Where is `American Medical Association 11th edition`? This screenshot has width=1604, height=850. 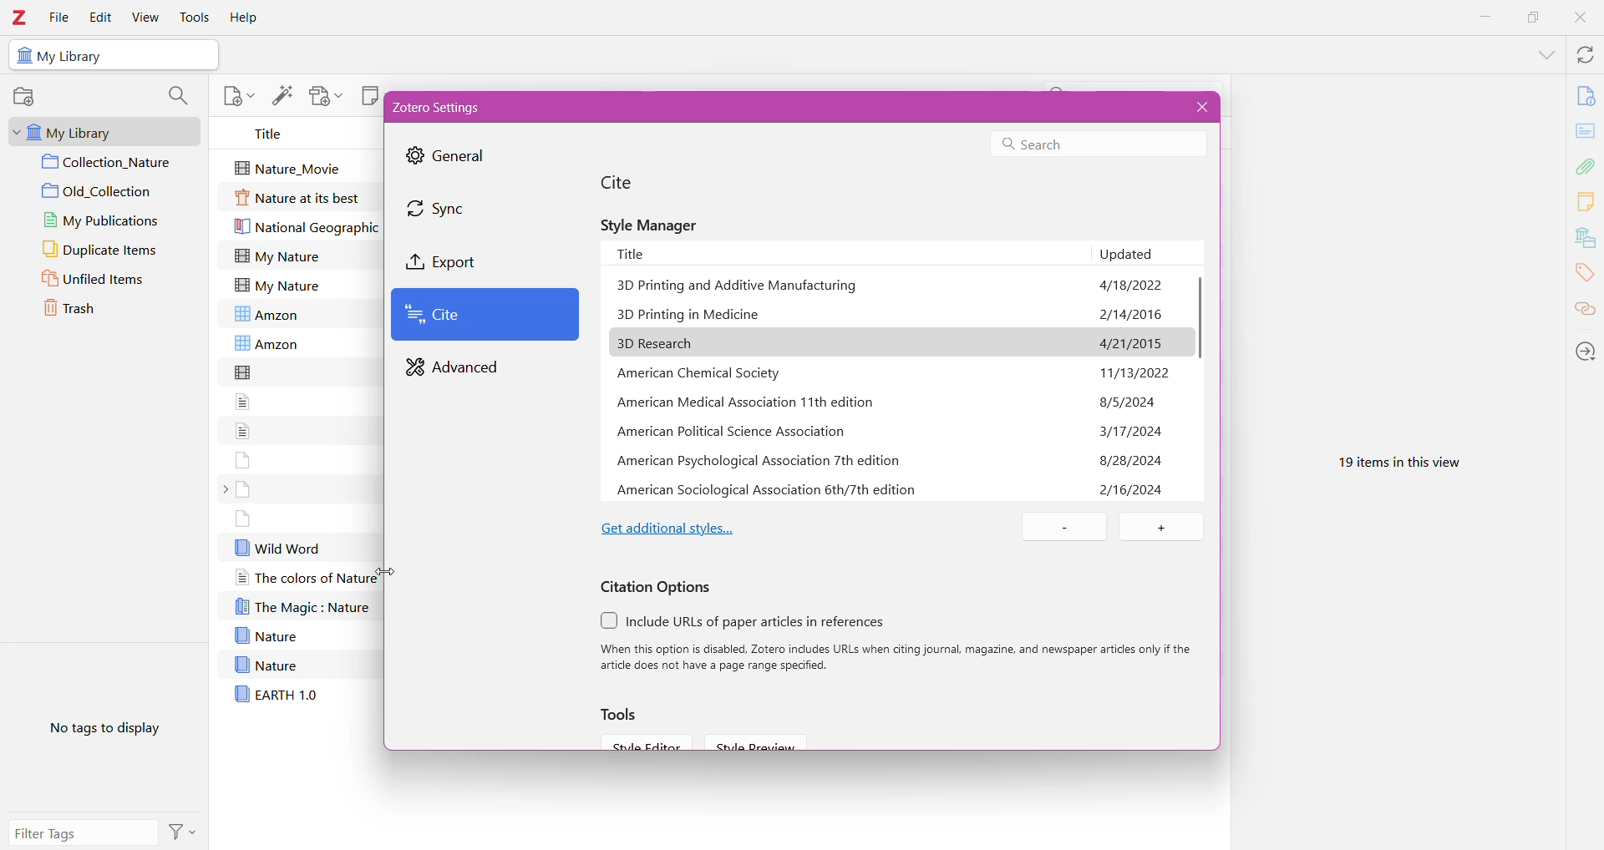
American Medical Association 11th edition is located at coordinates (750, 401).